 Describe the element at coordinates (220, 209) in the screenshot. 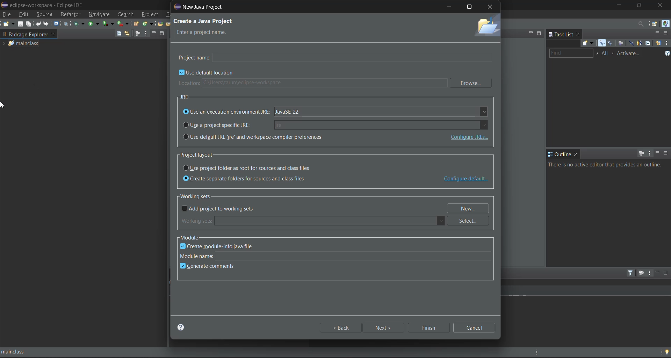

I see `add project to working sets` at that location.